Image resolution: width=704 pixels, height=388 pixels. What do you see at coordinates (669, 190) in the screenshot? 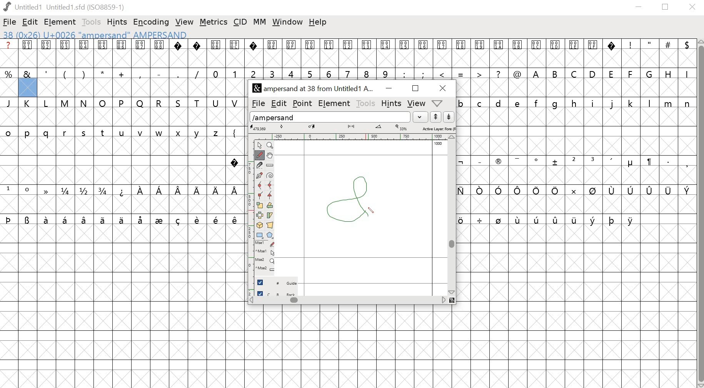
I see `symbol` at bounding box center [669, 190].